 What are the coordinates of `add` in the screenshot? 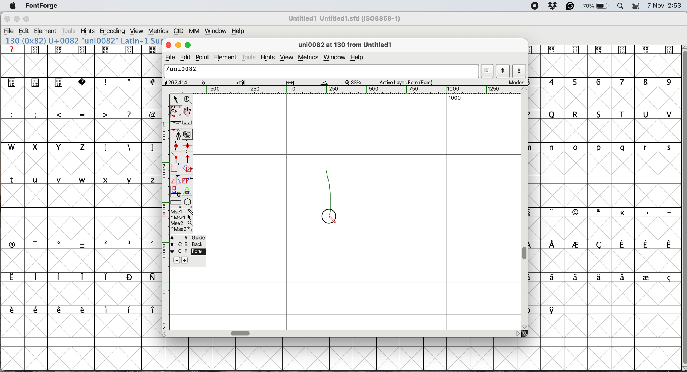 It's located at (185, 260).